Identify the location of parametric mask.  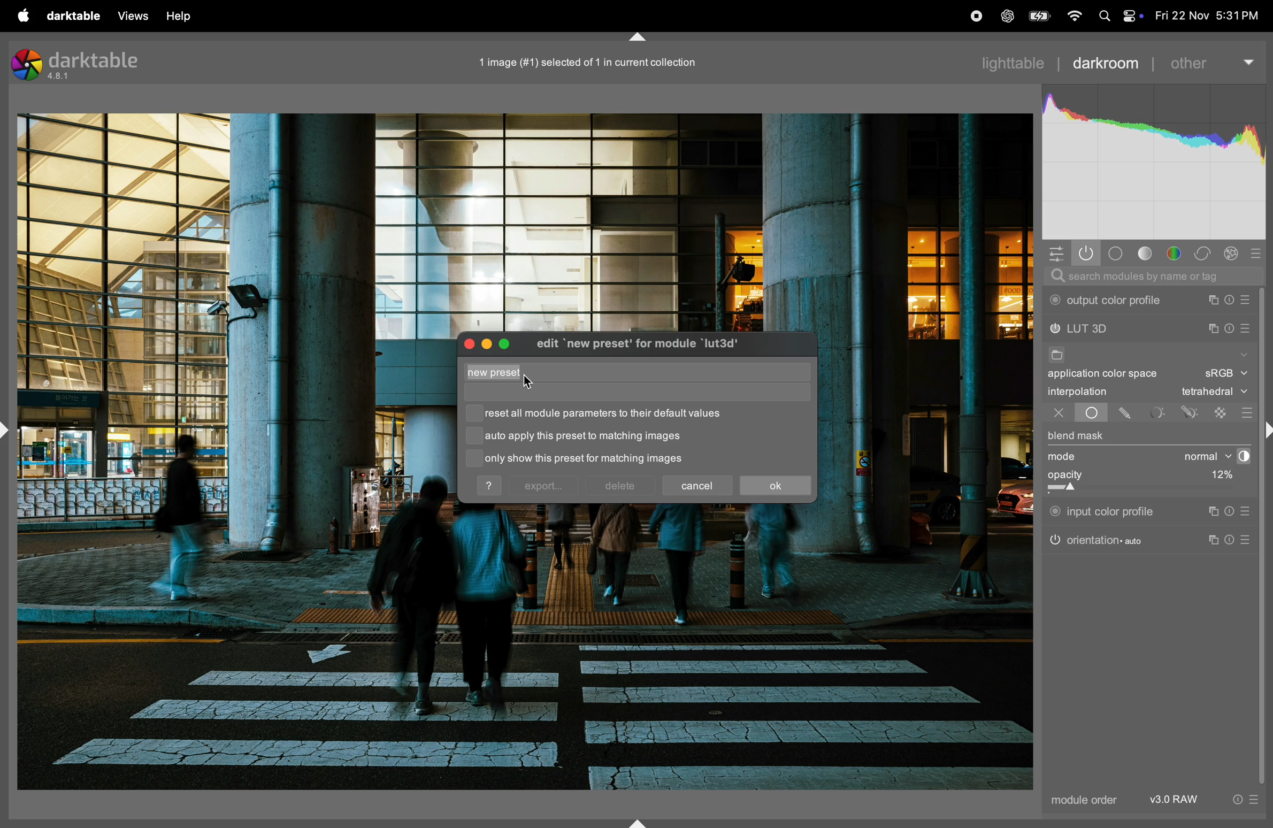
(1158, 412).